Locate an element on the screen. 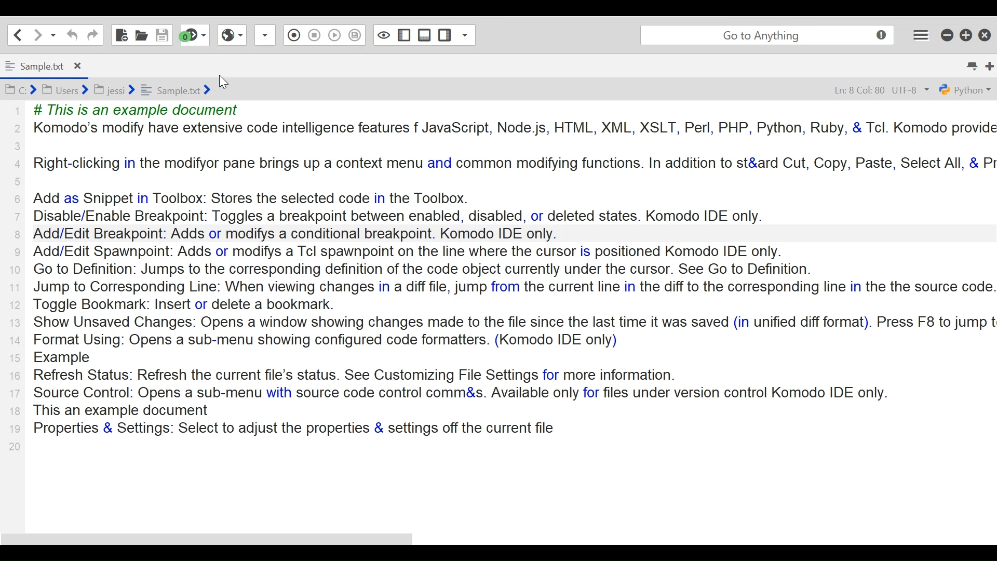 This screenshot has width=997, height=561. Go Forward one location is located at coordinates (37, 34).